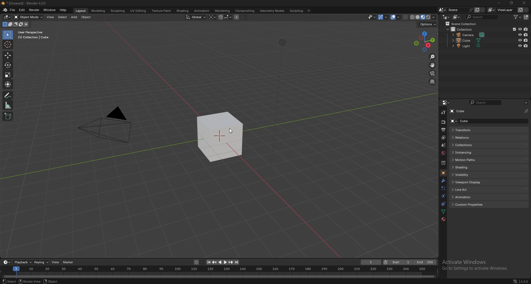  What do you see at coordinates (24, 3) in the screenshot?
I see `title` at bounding box center [24, 3].